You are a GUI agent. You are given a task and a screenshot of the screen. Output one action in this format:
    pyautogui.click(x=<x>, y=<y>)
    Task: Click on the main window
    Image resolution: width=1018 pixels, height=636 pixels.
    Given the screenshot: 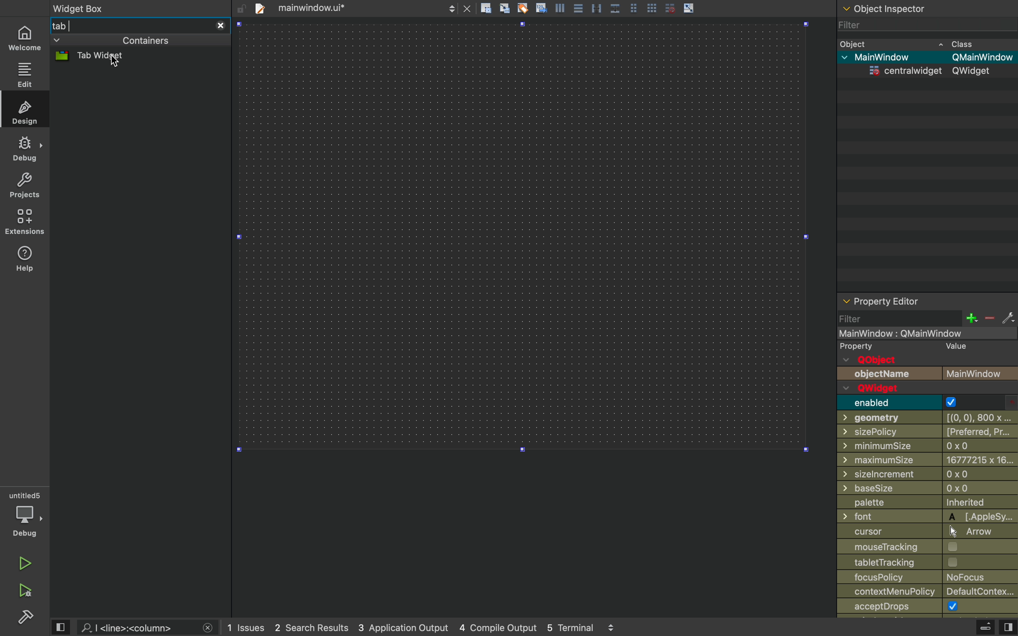 What is the action you would take?
    pyautogui.click(x=924, y=58)
    